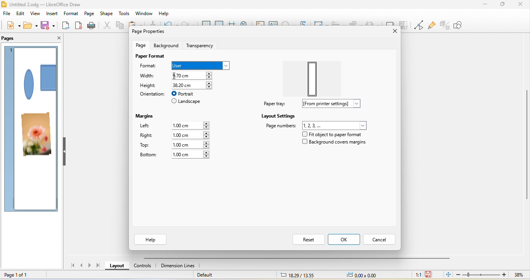  Describe the element at coordinates (150, 76) in the screenshot. I see `width` at that location.